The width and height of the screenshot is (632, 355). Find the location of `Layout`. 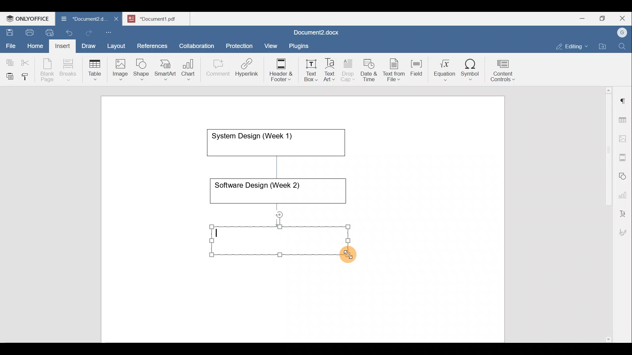

Layout is located at coordinates (118, 45).